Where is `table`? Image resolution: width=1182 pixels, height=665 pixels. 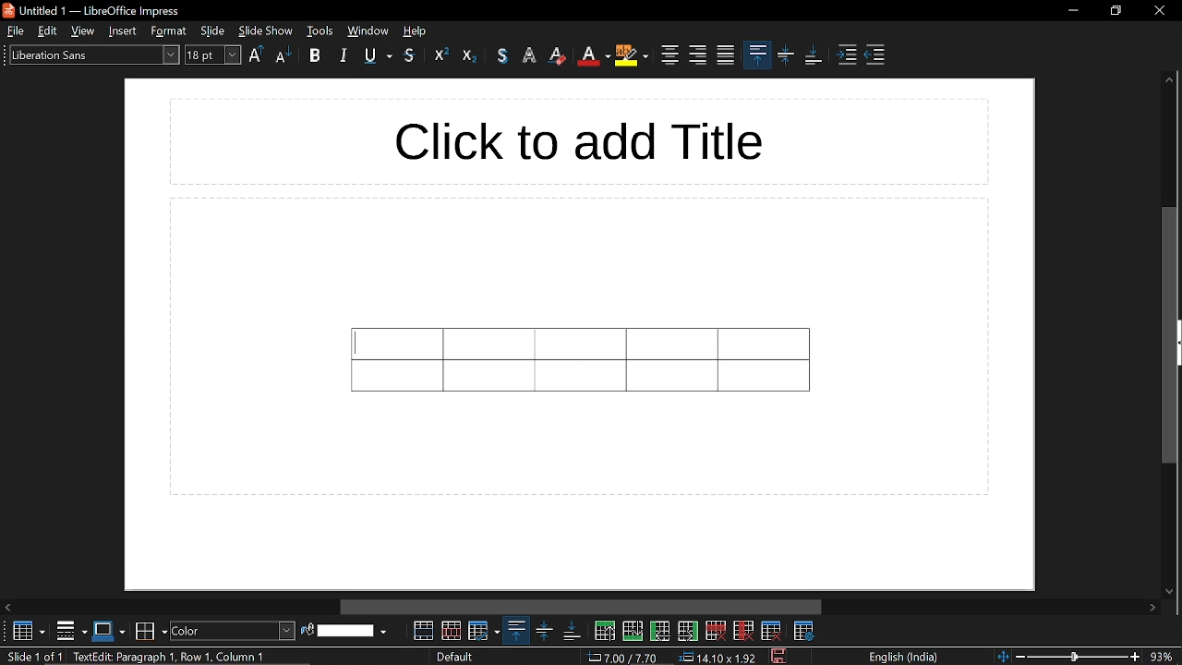
table is located at coordinates (581, 359).